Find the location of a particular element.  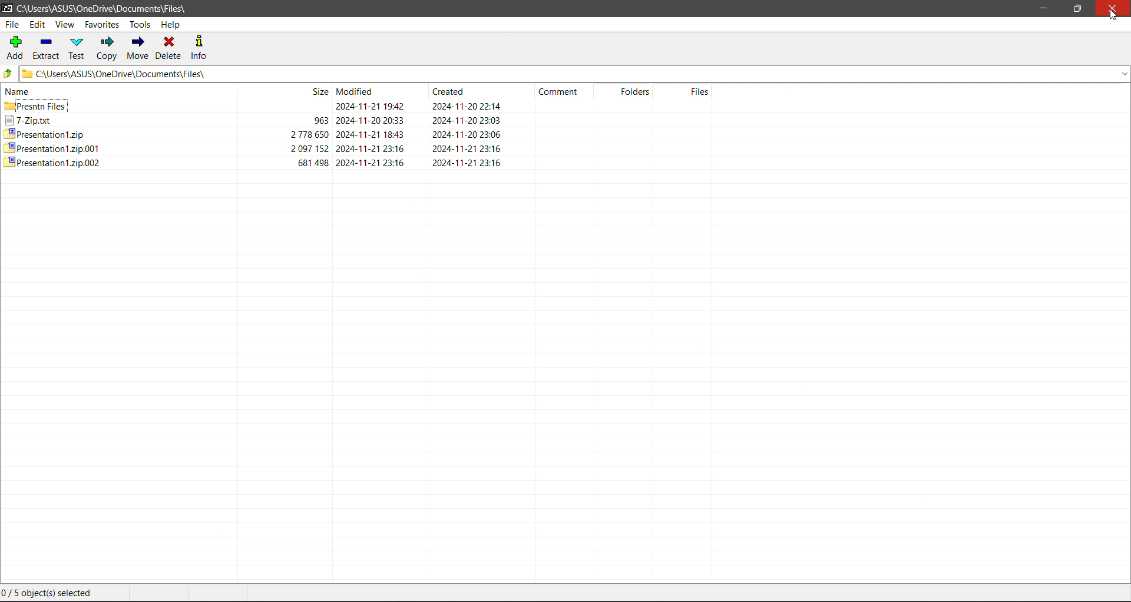

7-Zip.txt is located at coordinates (31, 118).